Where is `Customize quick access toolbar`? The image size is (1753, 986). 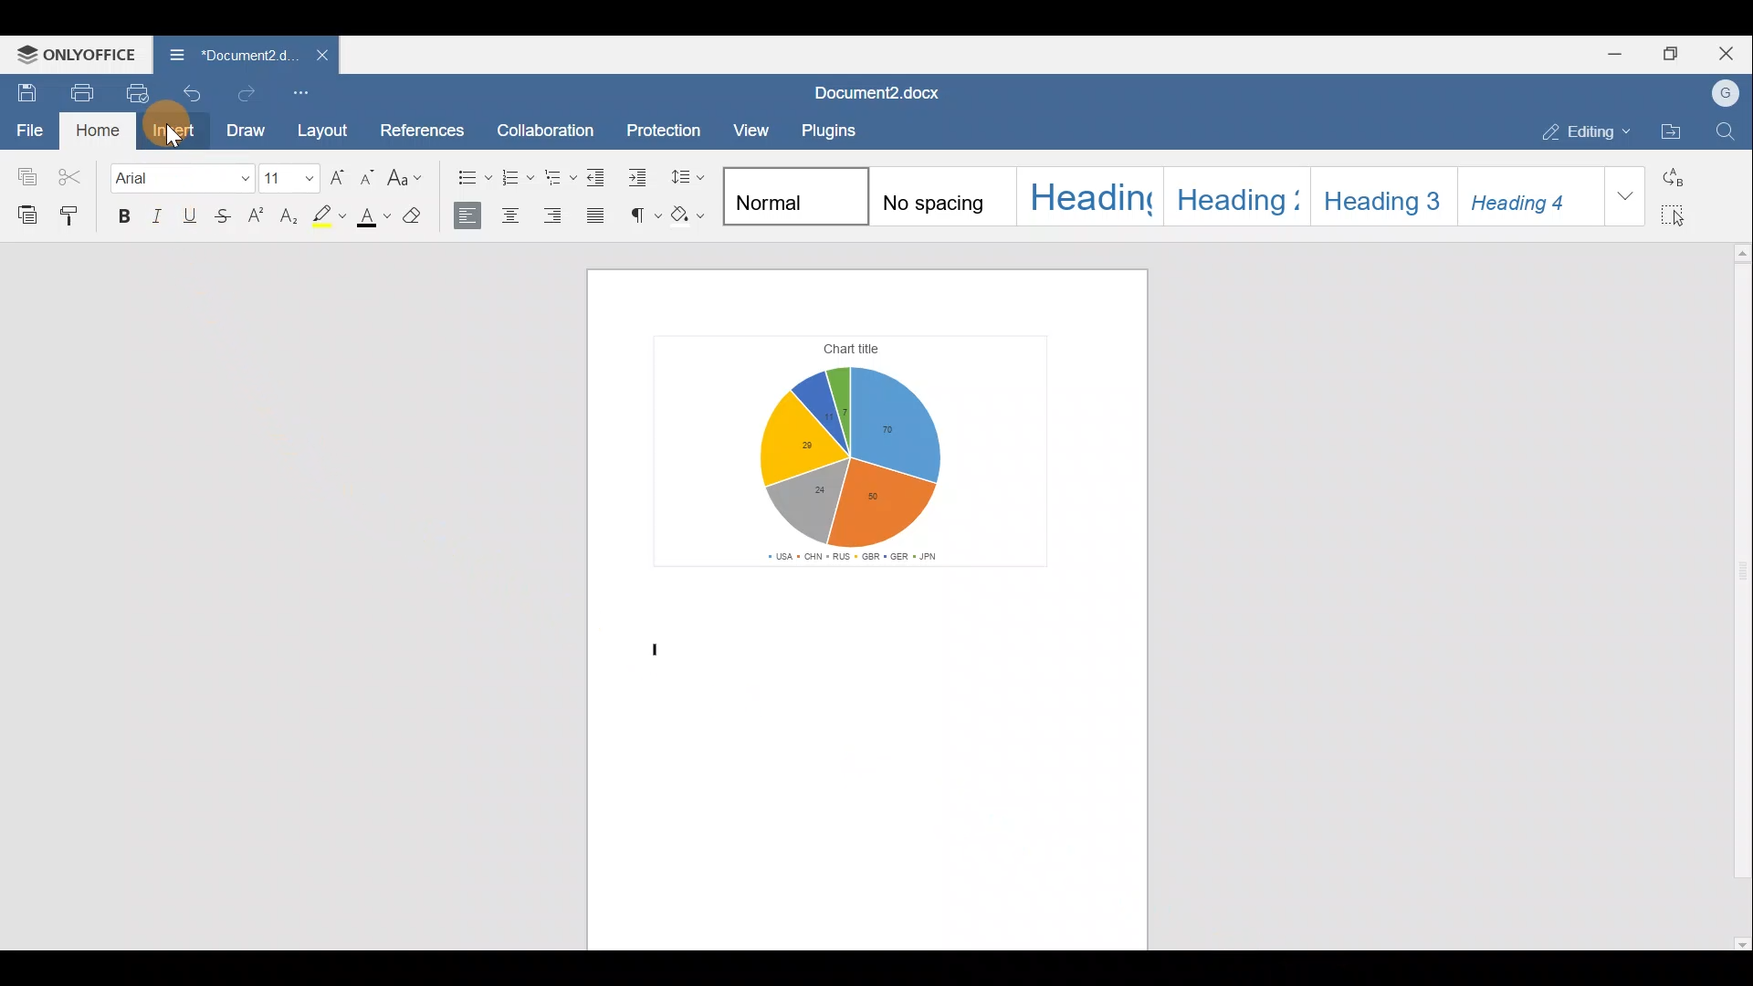 Customize quick access toolbar is located at coordinates (302, 91).